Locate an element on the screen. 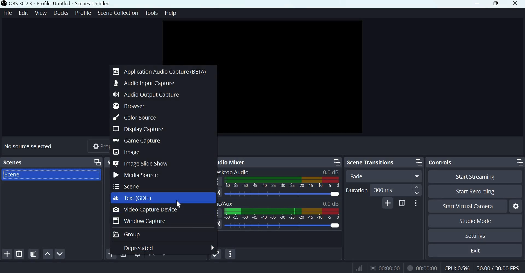 This screenshot has height=273, width=525. Move scene up is located at coordinates (59, 254).